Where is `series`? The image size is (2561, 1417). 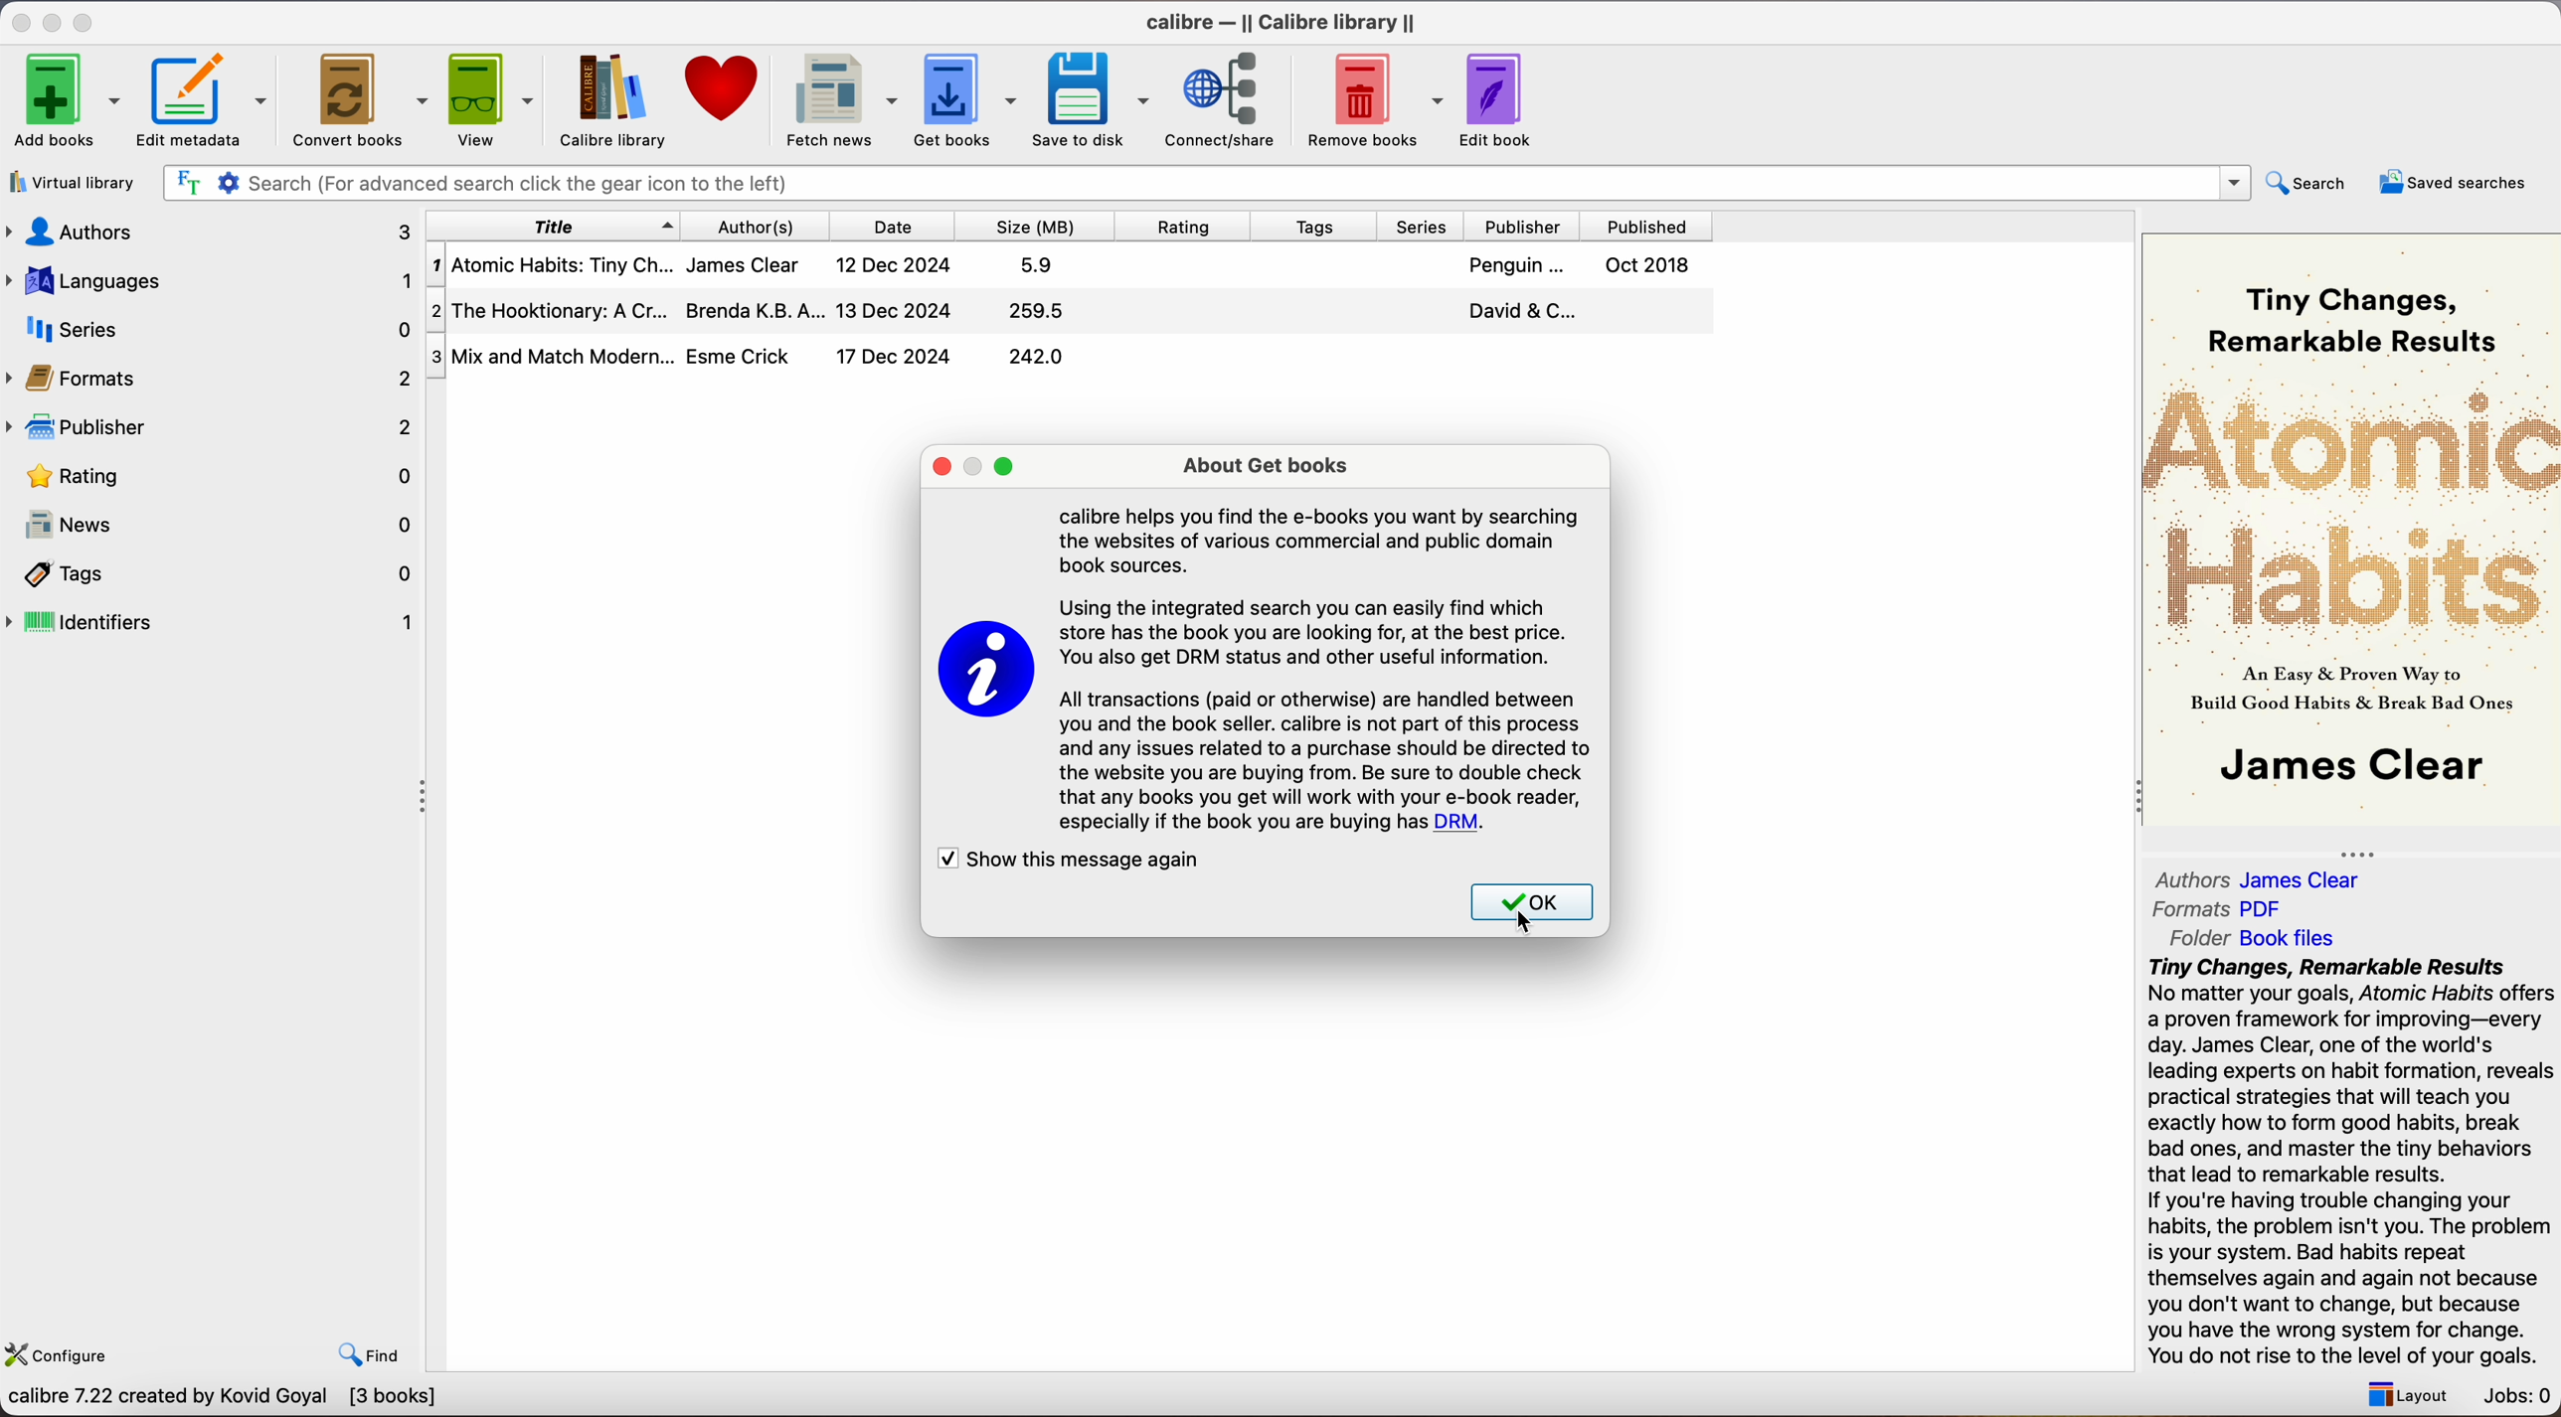
series is located at coordinates (1430, 227).